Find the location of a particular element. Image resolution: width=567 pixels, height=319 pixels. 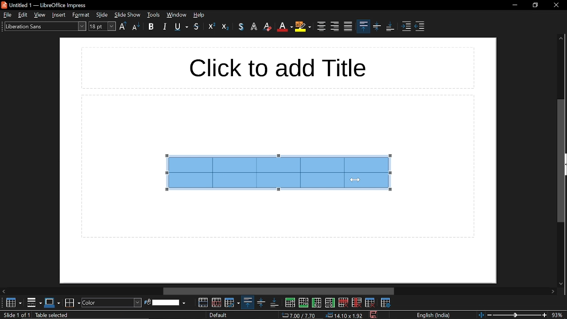

cursor co-ordinate is located at coordinates (299, 315).